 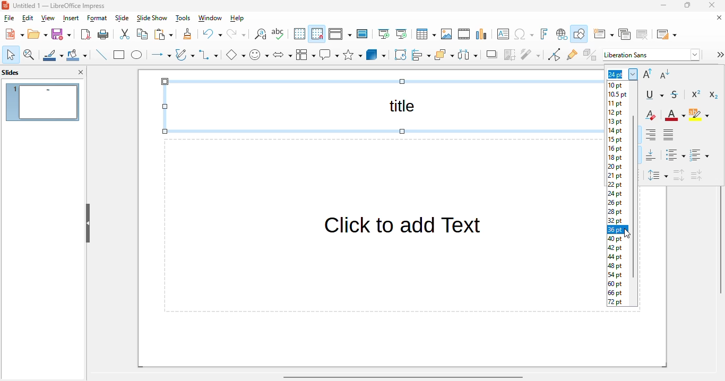 I want to click on decrease paragraph spacing, so click(x=696, y=176).